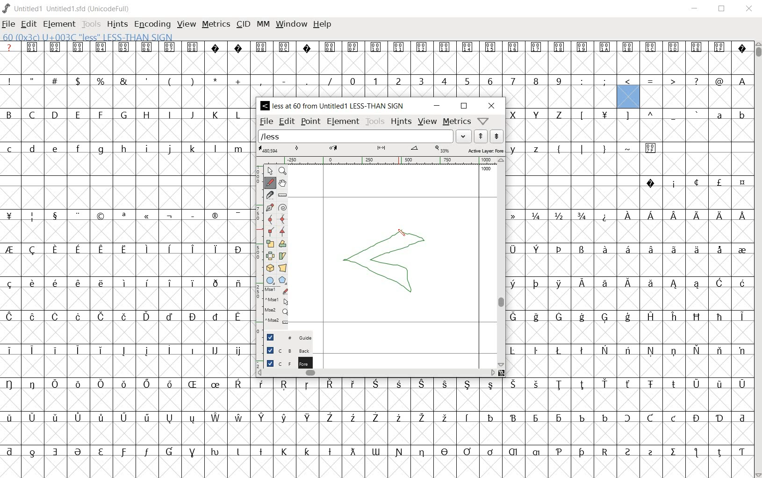  What do you see at coordinates (128, 130) in the screenshot?
I see `empty cells` at bounding box center [128, 130].